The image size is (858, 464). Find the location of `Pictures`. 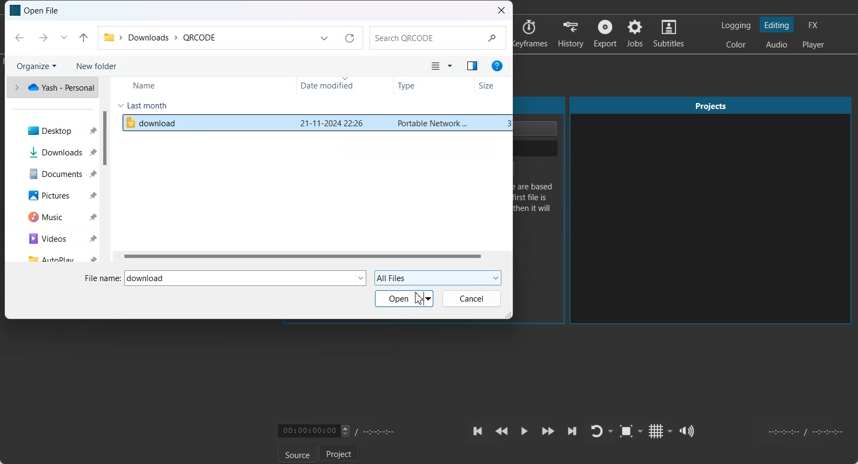

Pictures is located at coordinates (52, 195).